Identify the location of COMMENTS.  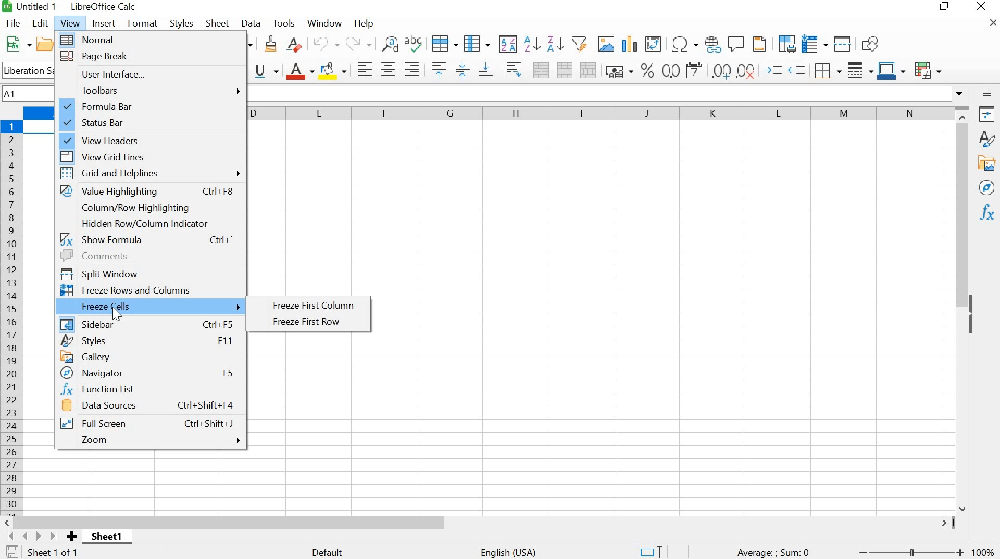
(148, 255).